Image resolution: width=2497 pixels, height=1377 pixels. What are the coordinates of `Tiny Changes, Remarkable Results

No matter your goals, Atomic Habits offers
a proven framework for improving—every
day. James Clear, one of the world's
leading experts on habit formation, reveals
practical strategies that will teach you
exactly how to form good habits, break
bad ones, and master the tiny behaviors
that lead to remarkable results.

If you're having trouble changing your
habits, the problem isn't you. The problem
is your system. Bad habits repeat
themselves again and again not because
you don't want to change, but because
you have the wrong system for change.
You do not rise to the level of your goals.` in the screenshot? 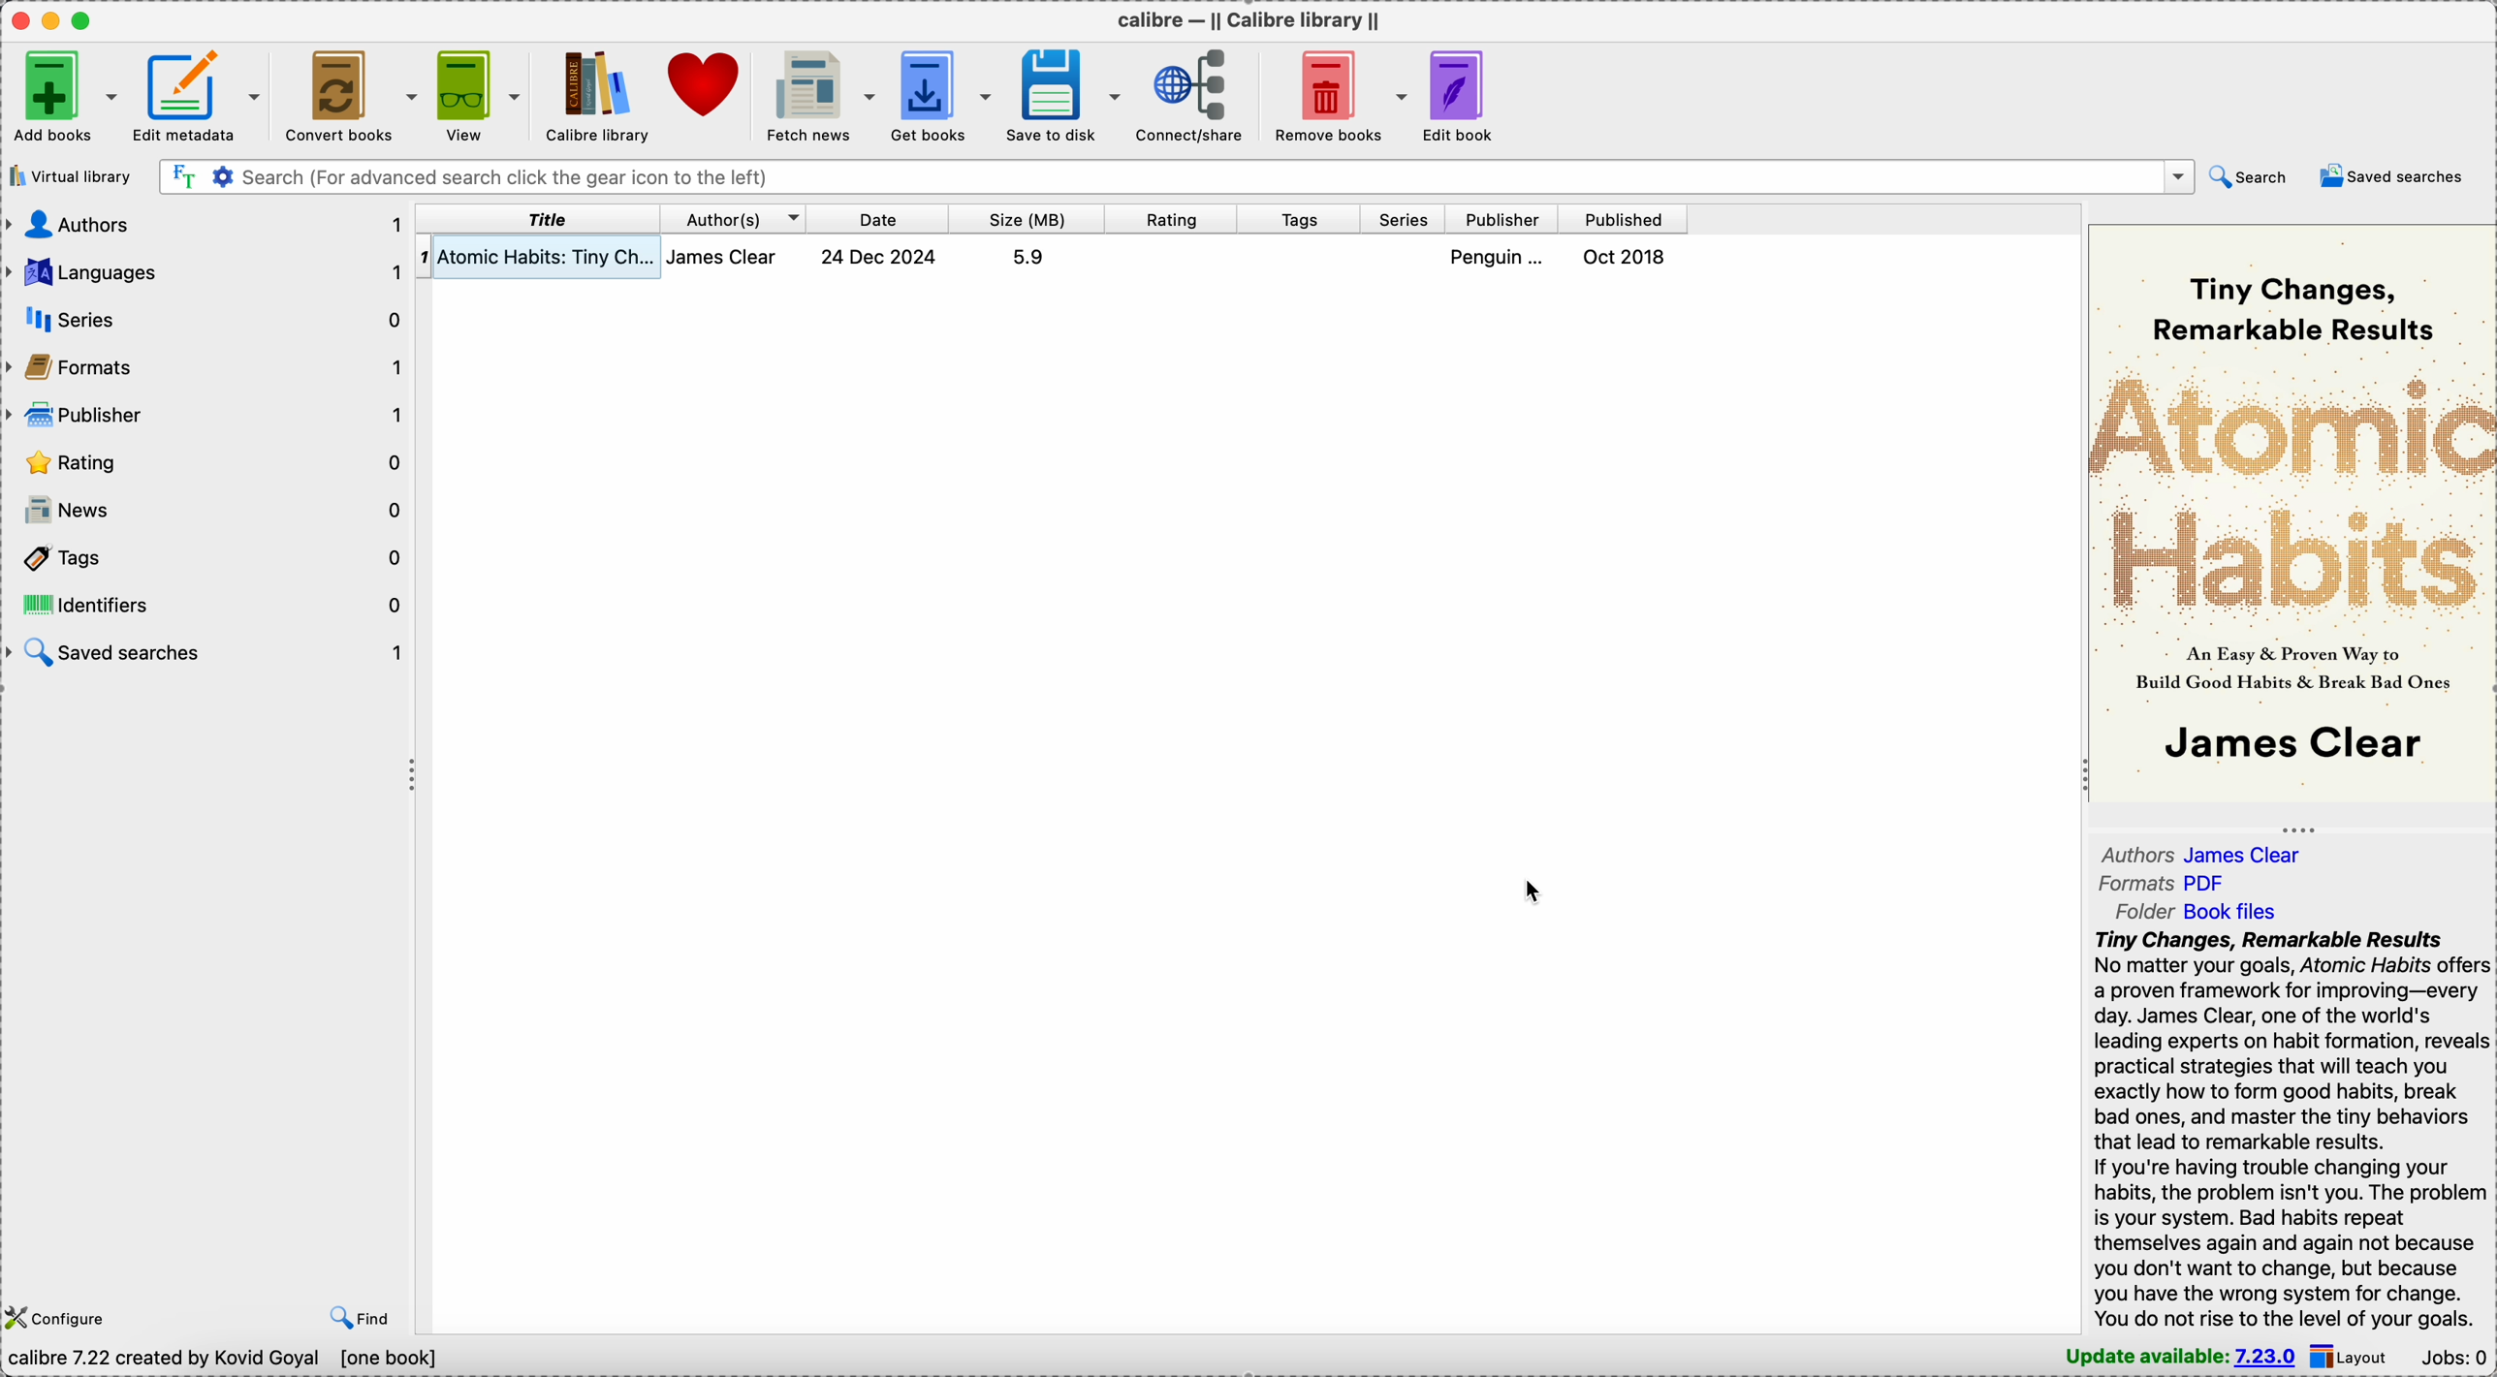 It's located at (2285, 1127).